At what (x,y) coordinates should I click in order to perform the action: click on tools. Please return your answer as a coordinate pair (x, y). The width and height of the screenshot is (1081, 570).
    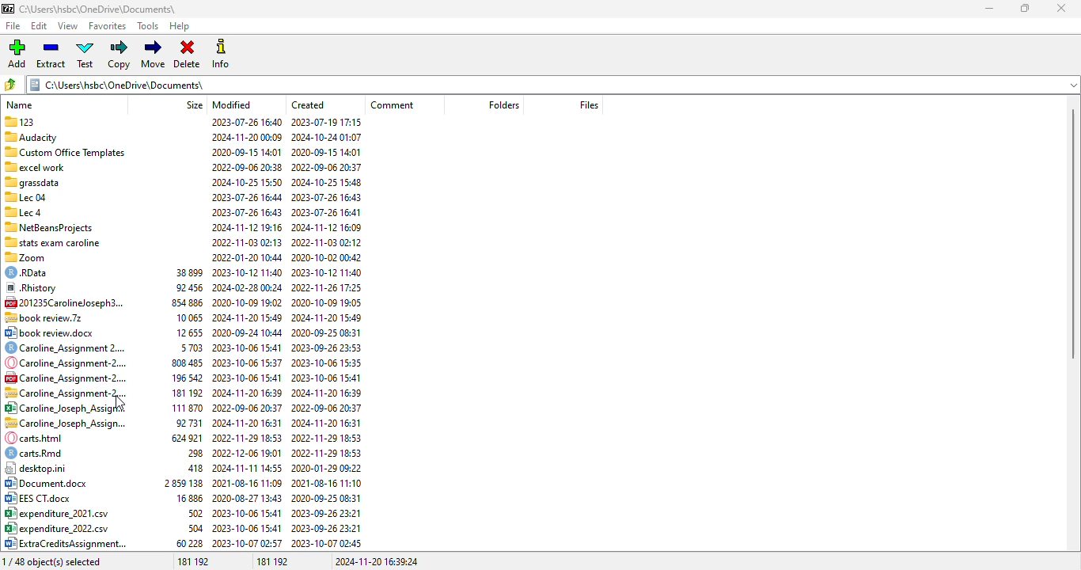
    Looking at the image, I should click on (149, 26).